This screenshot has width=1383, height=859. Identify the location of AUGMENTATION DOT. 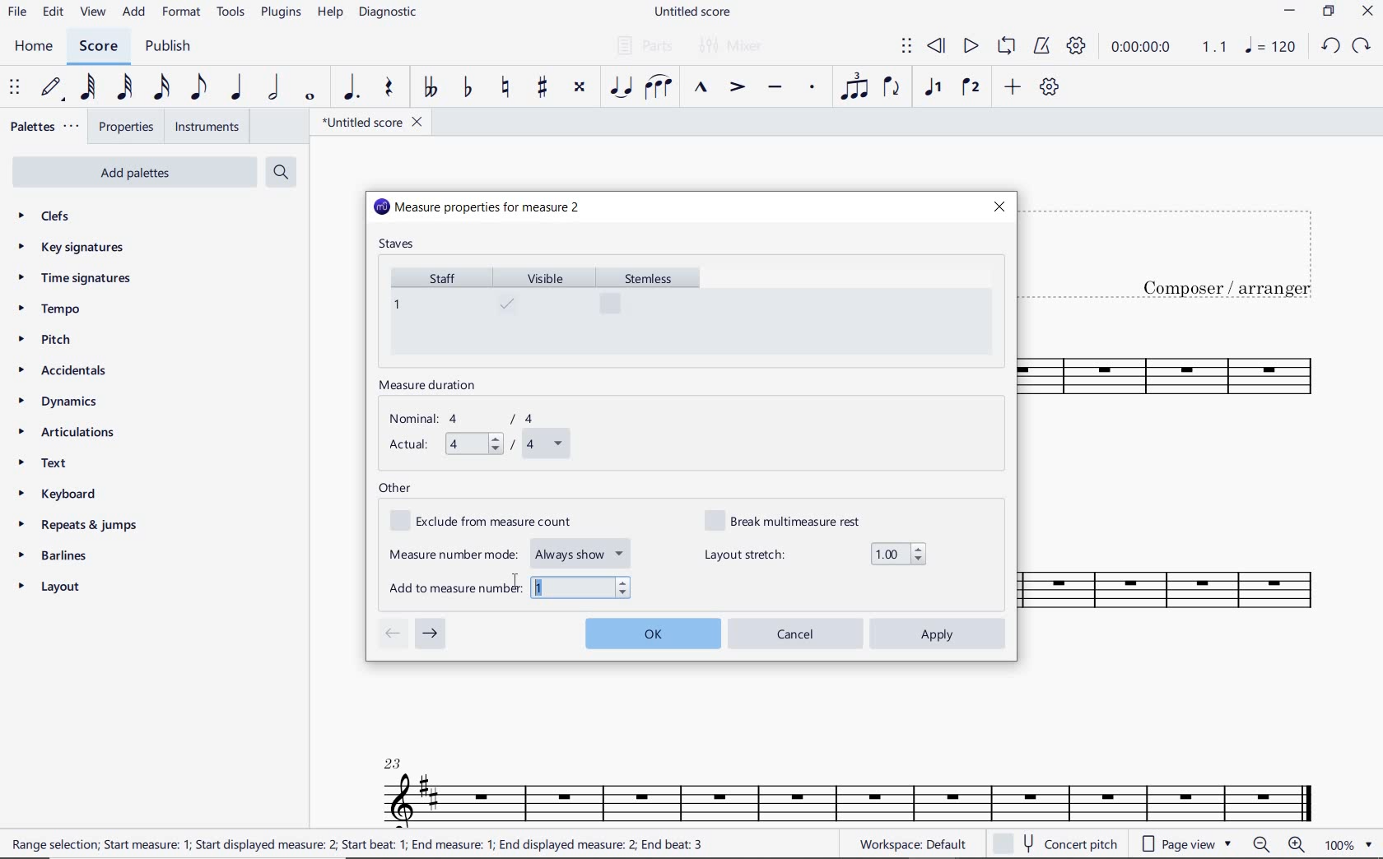
(353, 88).